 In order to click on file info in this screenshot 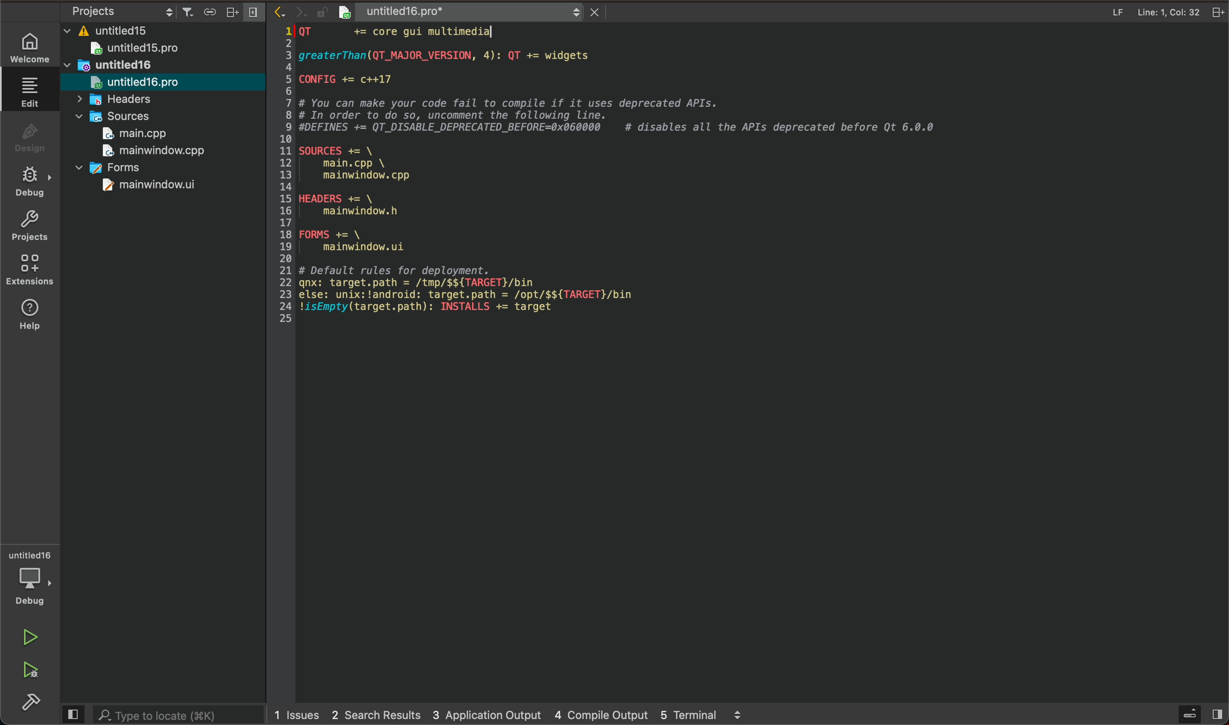, I will do `click(1117, 13)`.